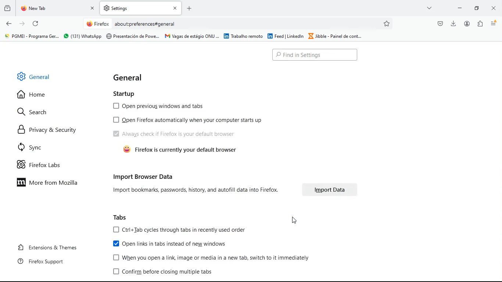 The image size is (502, 282). What do you see at coordinates (130, 77) in the screenshot?
I see `general` at bounding box center [130, 77].